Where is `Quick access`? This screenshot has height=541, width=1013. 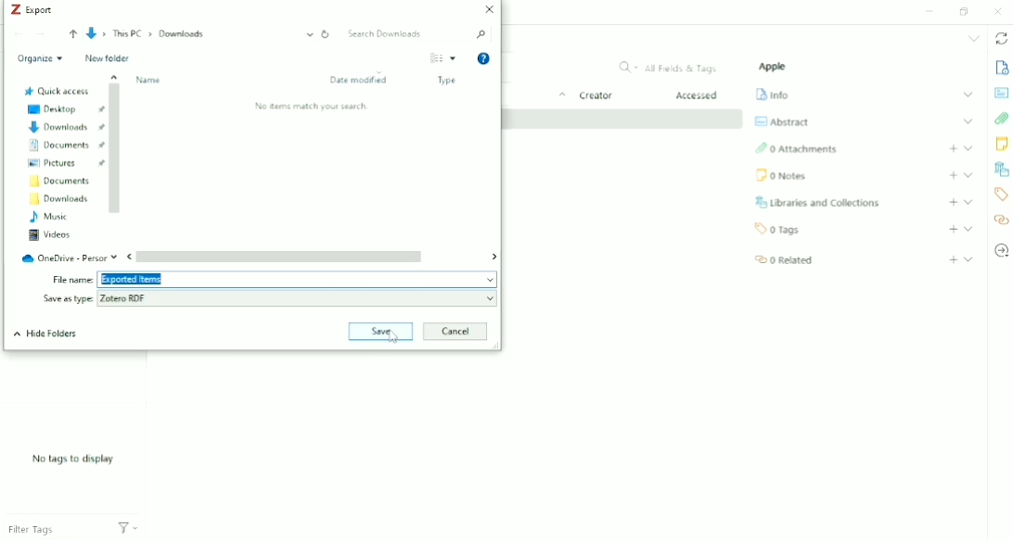 Quick access is located at coordinates (56, 91).